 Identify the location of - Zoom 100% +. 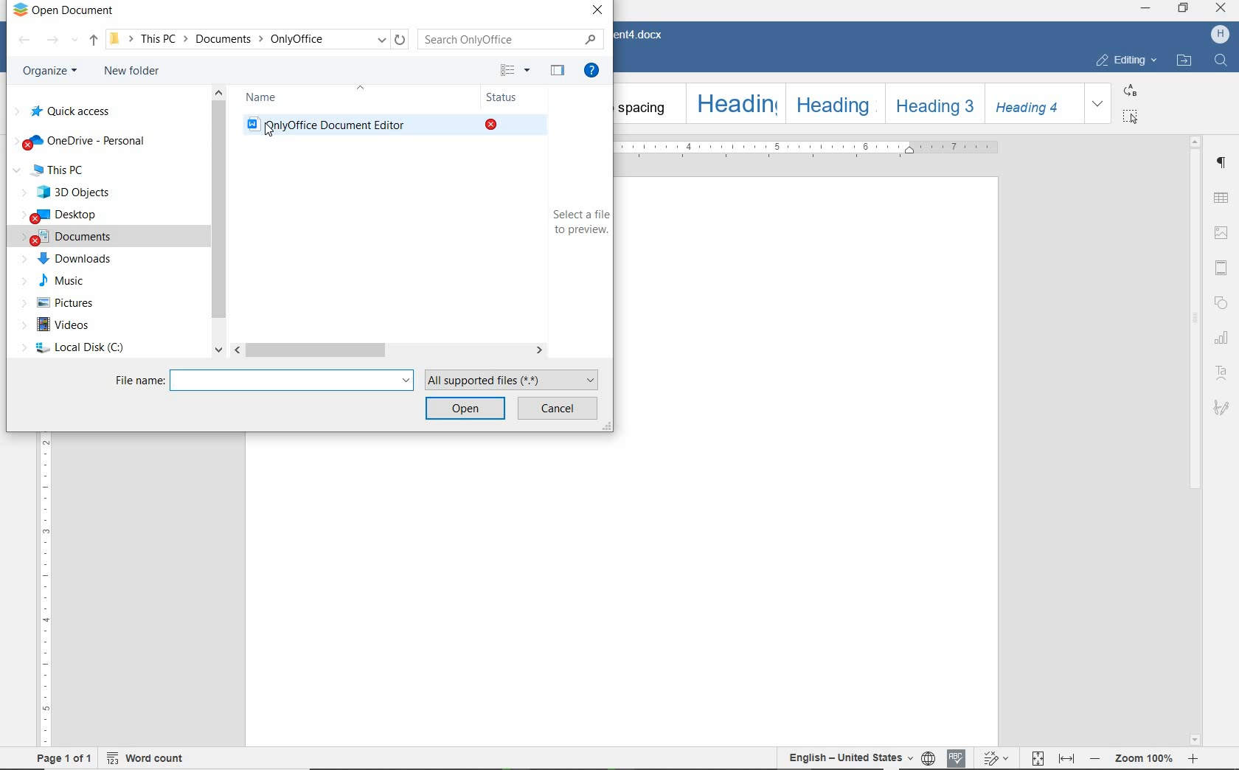
(1144, 760).